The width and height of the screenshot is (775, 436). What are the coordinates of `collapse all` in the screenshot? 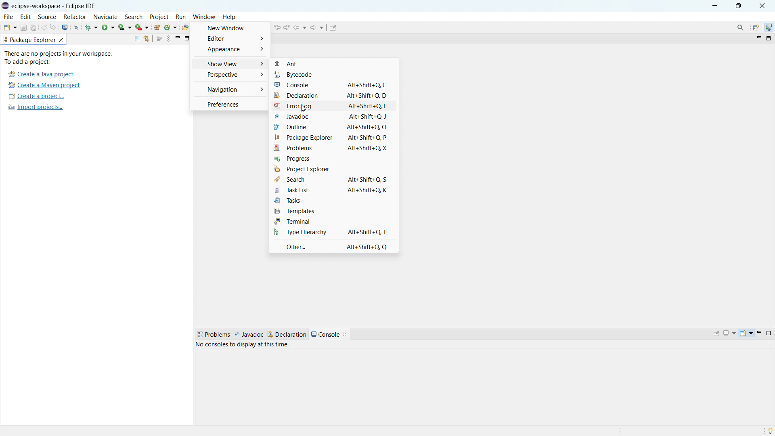 It's located at (136, 38).